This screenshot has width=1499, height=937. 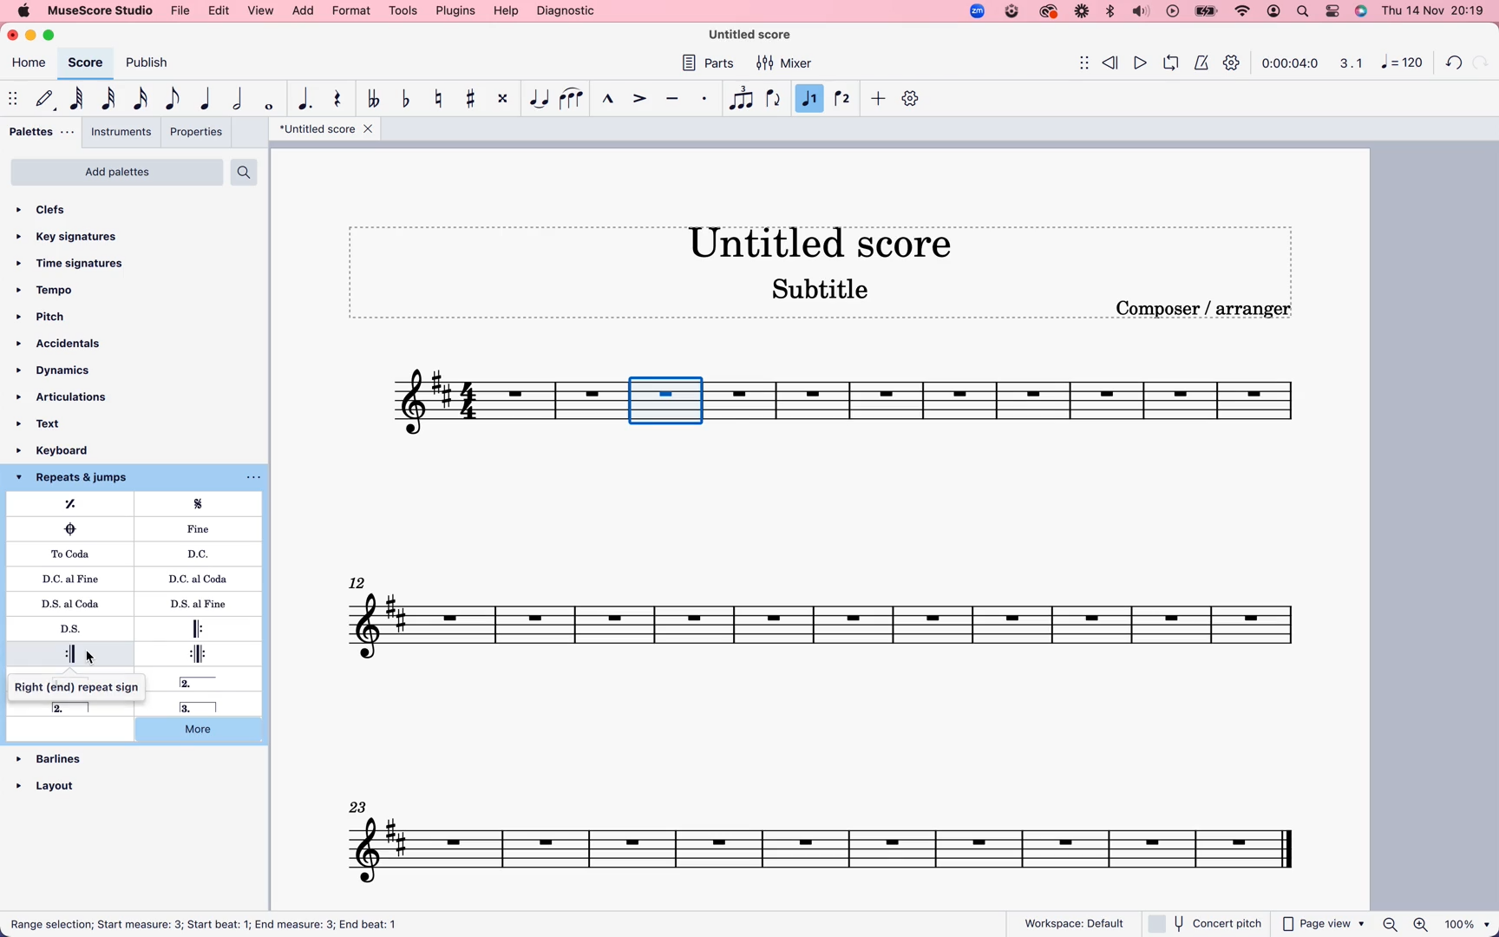 What do you see at coordinates (173, 100) in the screenshot?
I see `eight note` at bounding box center [173, 100].